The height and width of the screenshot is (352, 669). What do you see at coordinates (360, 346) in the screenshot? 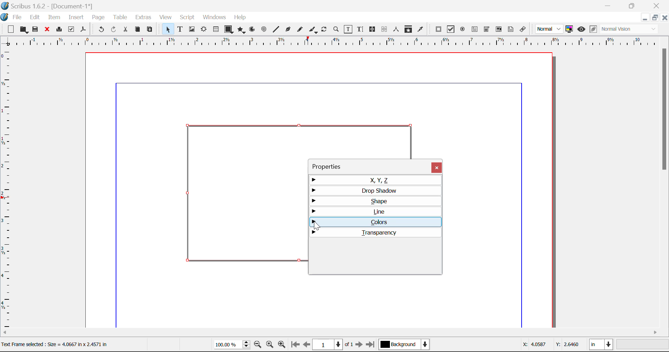
I see `Next Page` at bounding box center [360, 346].